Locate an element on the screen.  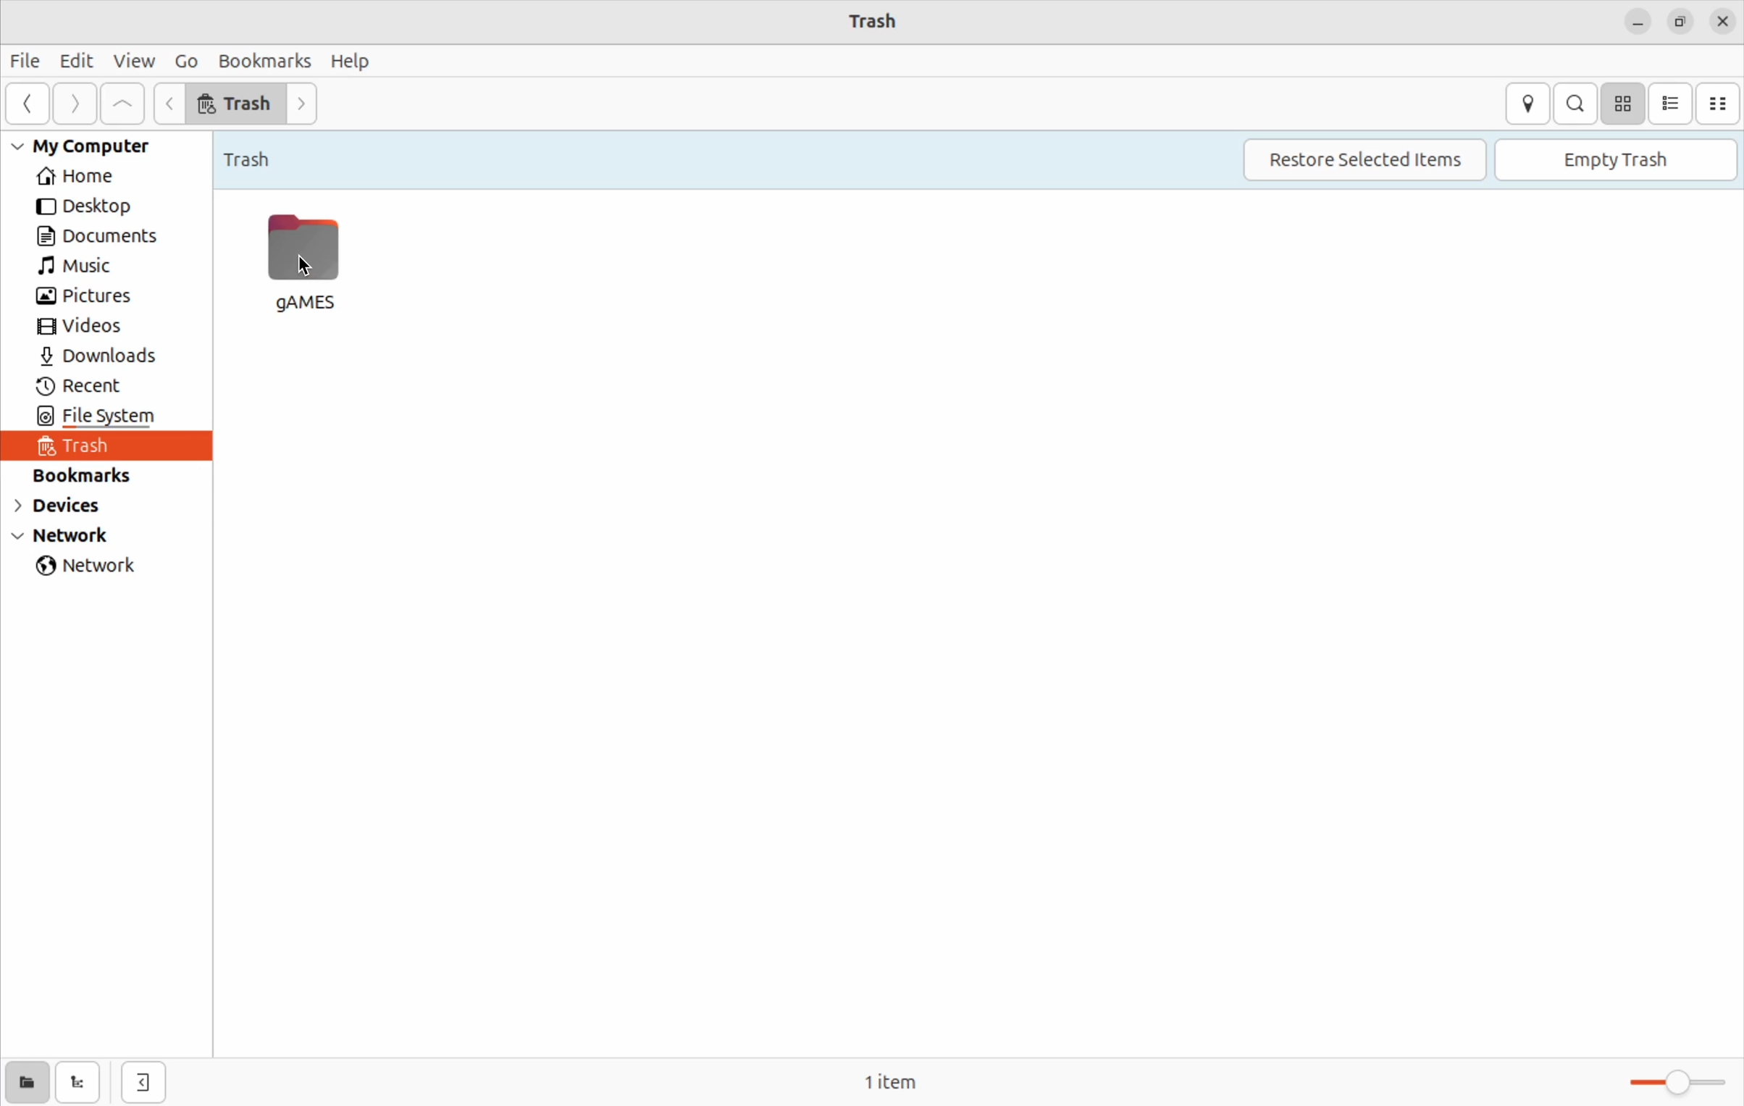
pictures is located at coordinates (90, 298).